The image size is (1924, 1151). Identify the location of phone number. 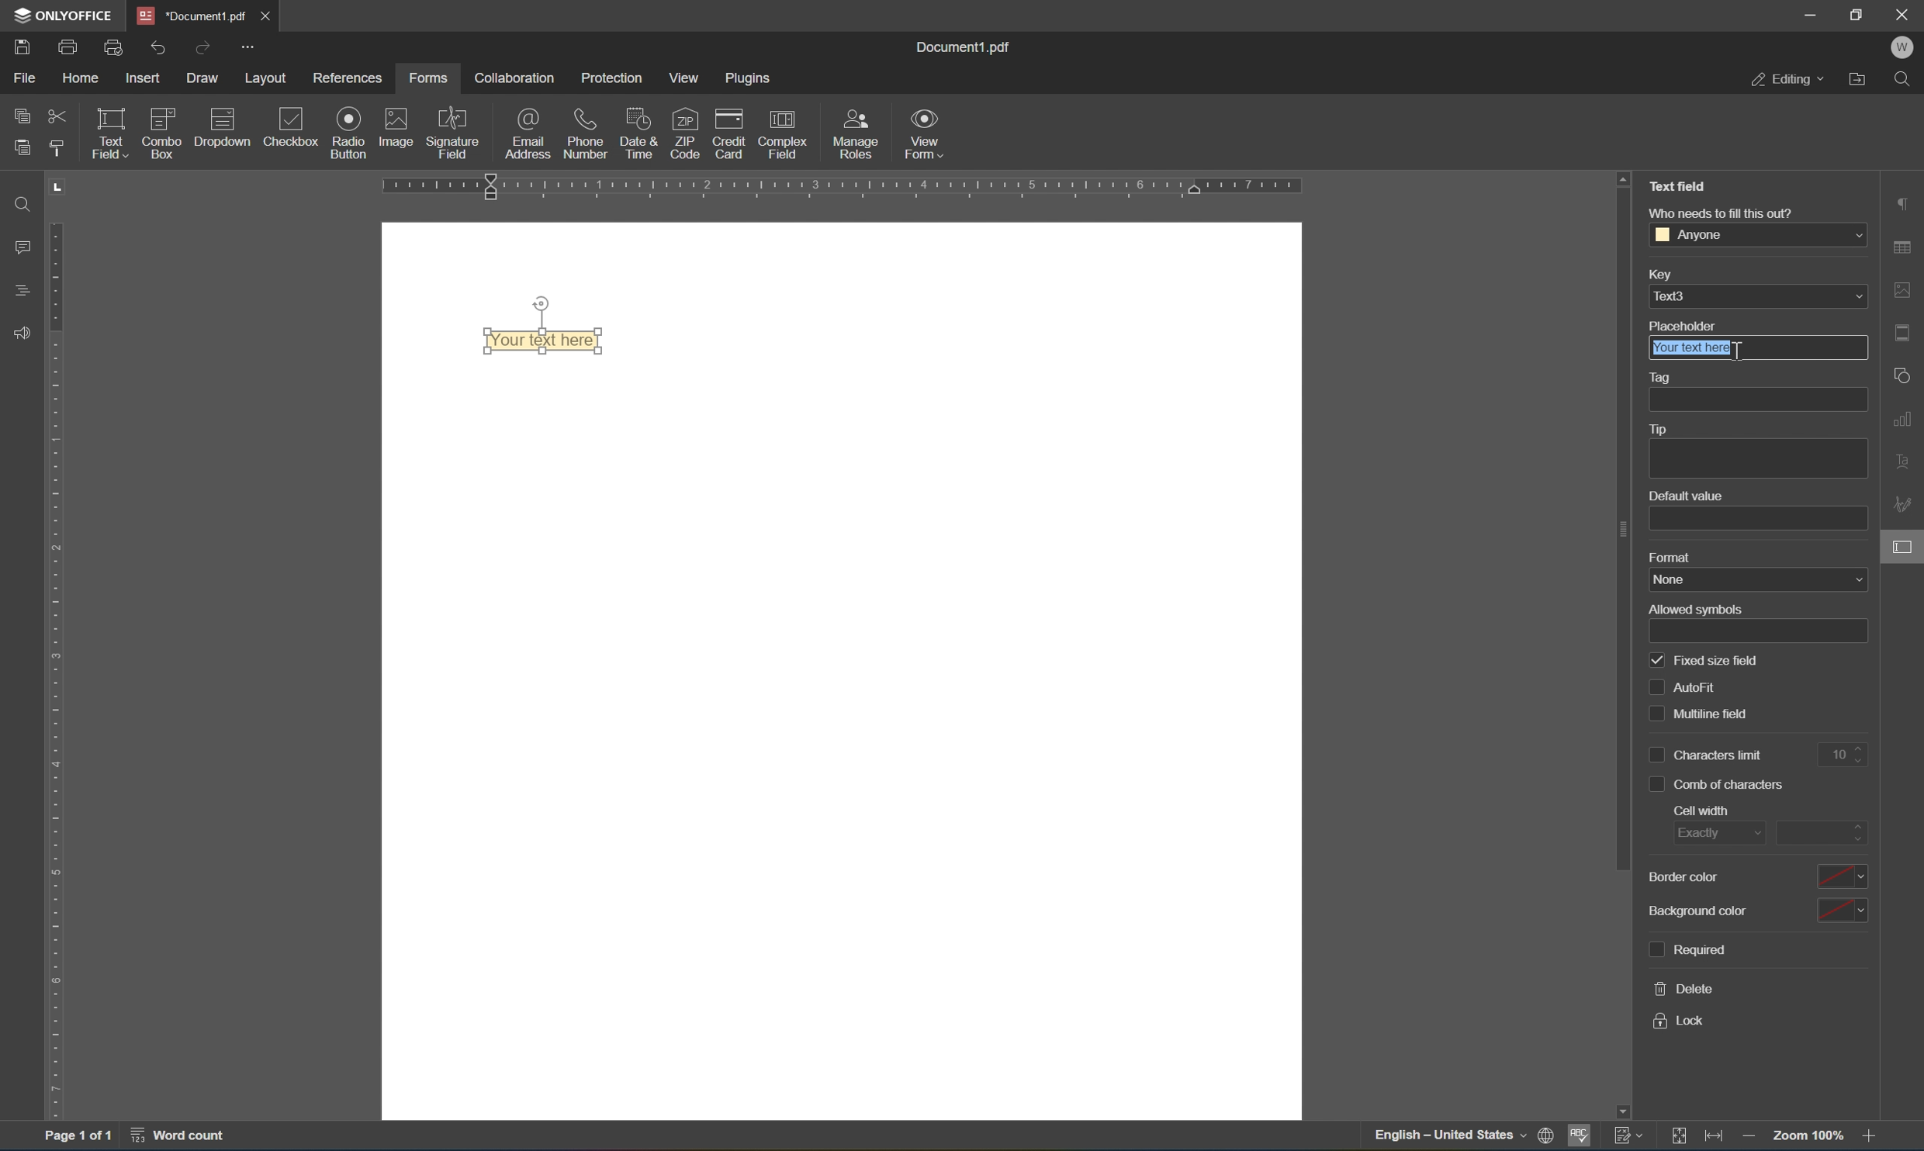
(586, 133).